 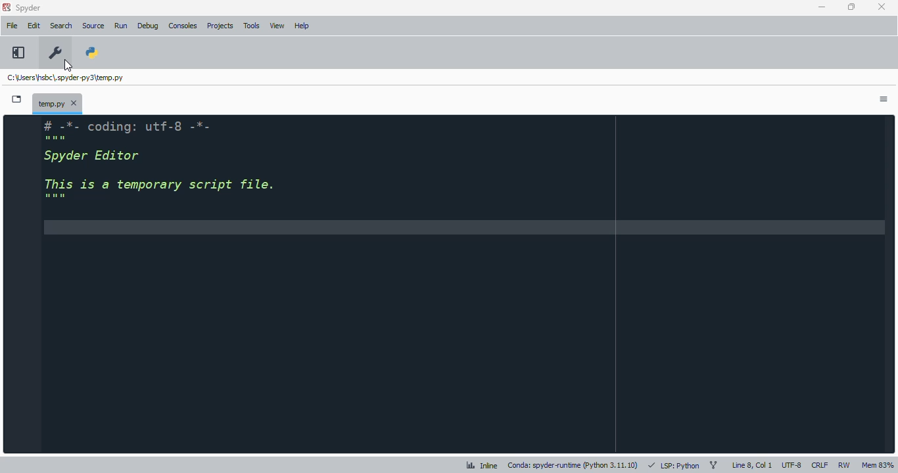 What do you see at coordinates (57, 103) in the screenshot?
I see `temporary file` at bounding box center [57, 103].